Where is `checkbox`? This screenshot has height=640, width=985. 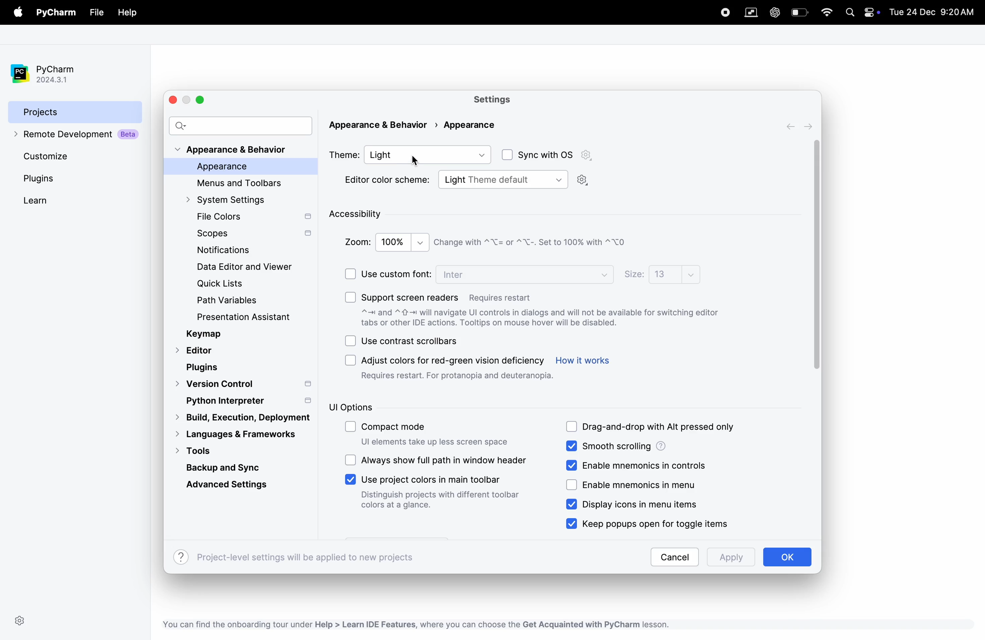 checkbox is located at coordinates (351, 297).